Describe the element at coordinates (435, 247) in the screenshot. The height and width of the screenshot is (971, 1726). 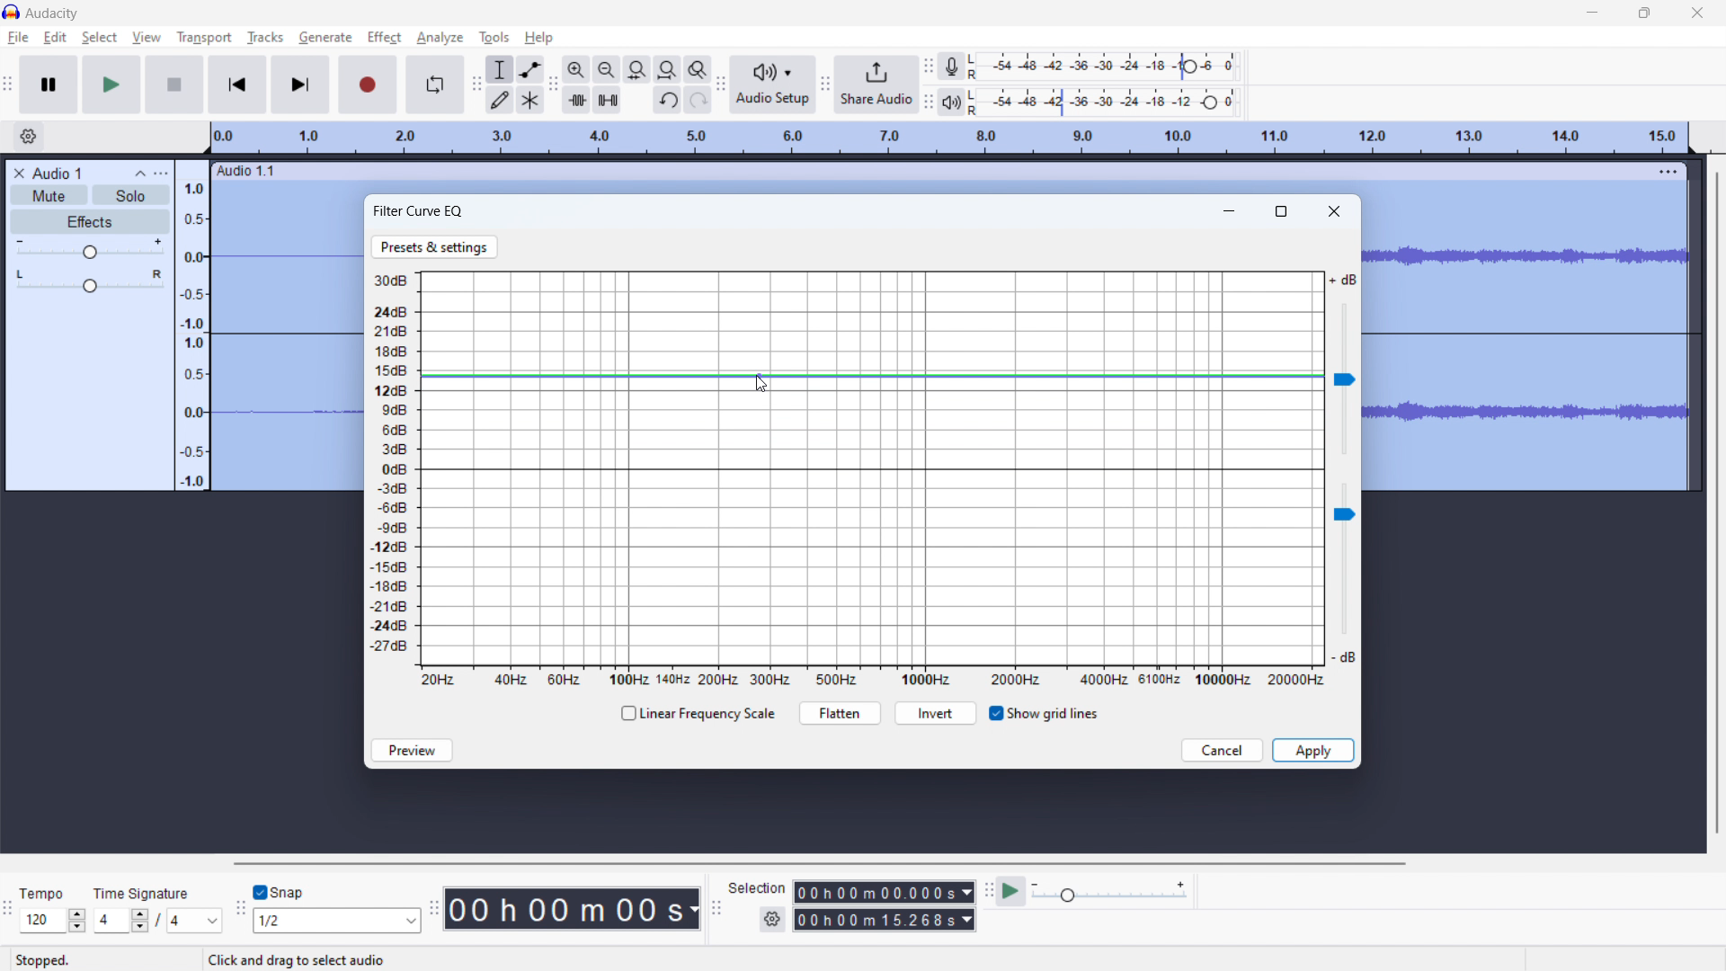
I see `presets & settings` at that location.